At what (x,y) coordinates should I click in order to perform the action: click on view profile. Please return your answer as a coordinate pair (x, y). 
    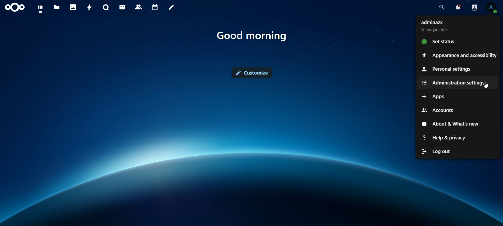
    Looking at the image, I should click on (492, 8).